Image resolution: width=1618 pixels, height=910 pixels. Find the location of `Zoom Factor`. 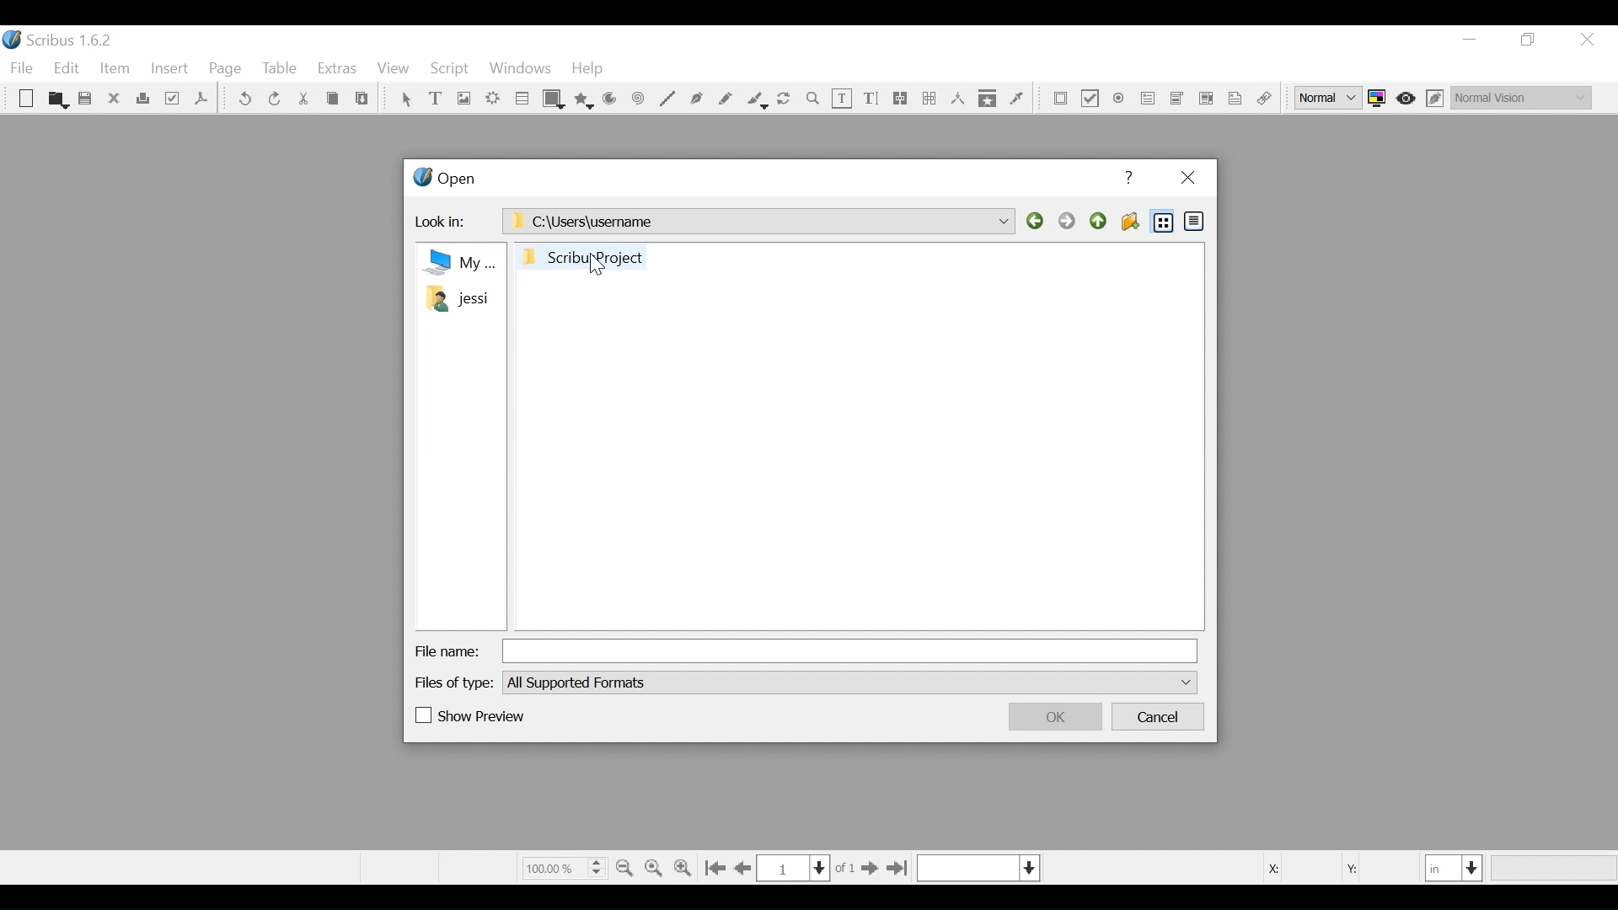

Zoom Factor is located at coordinates (563, 867).